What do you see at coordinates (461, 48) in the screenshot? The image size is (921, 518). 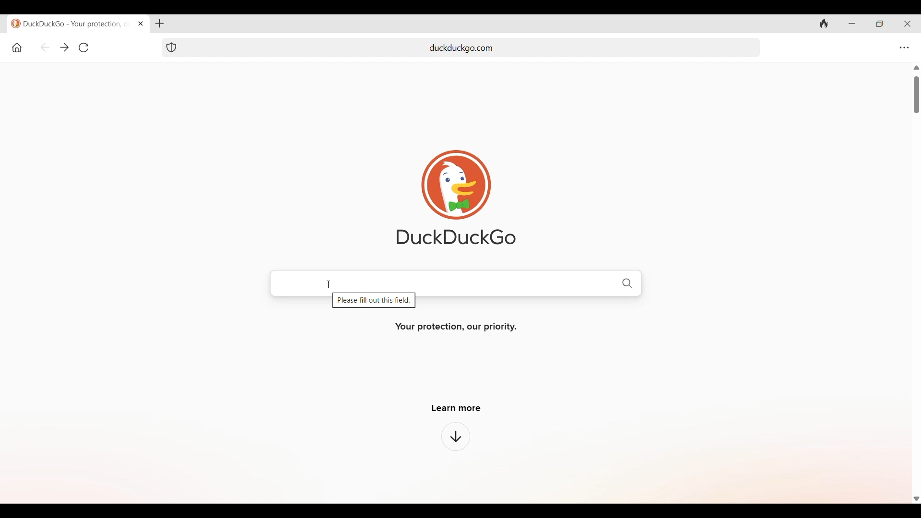 I see `duckduckgo.com` at bounding box center [461, 48].